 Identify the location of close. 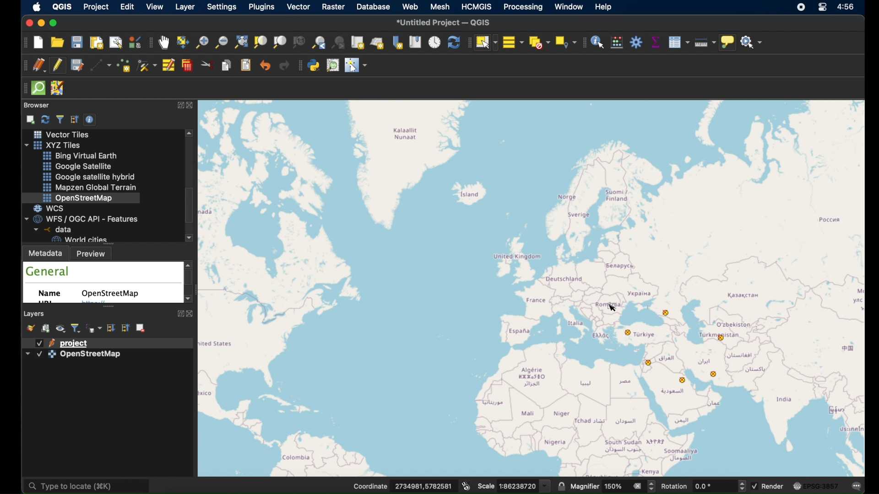
(190, 314).